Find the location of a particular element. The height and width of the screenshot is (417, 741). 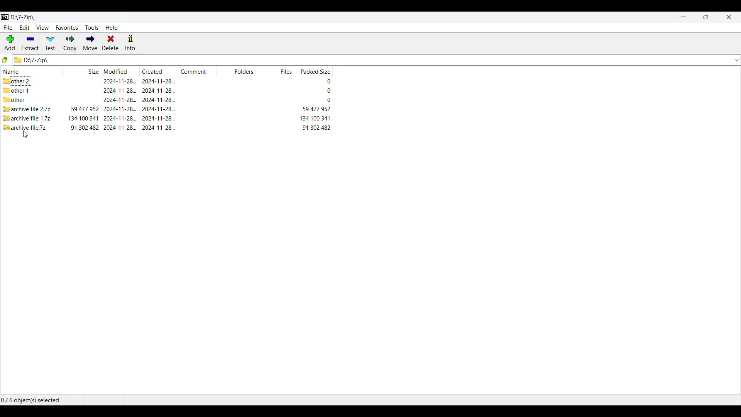

created date & time is located at coordinates (159, 127).